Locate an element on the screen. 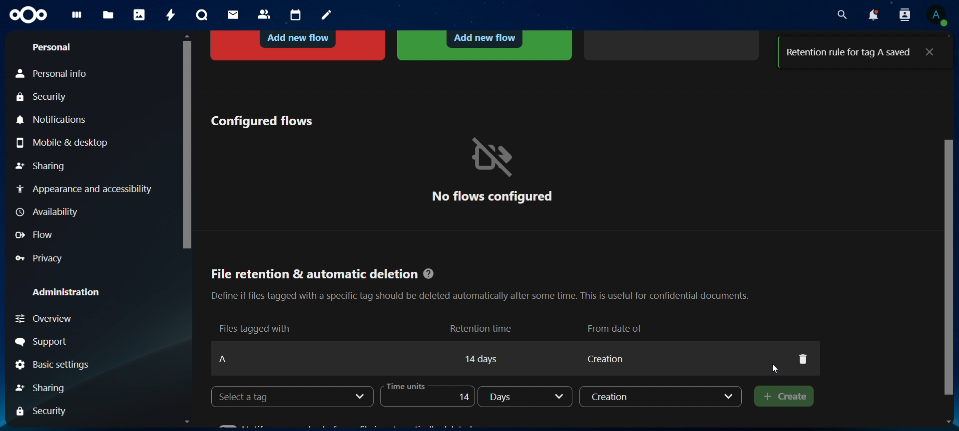  mobile & desktop is located at coordinates (65, 142).